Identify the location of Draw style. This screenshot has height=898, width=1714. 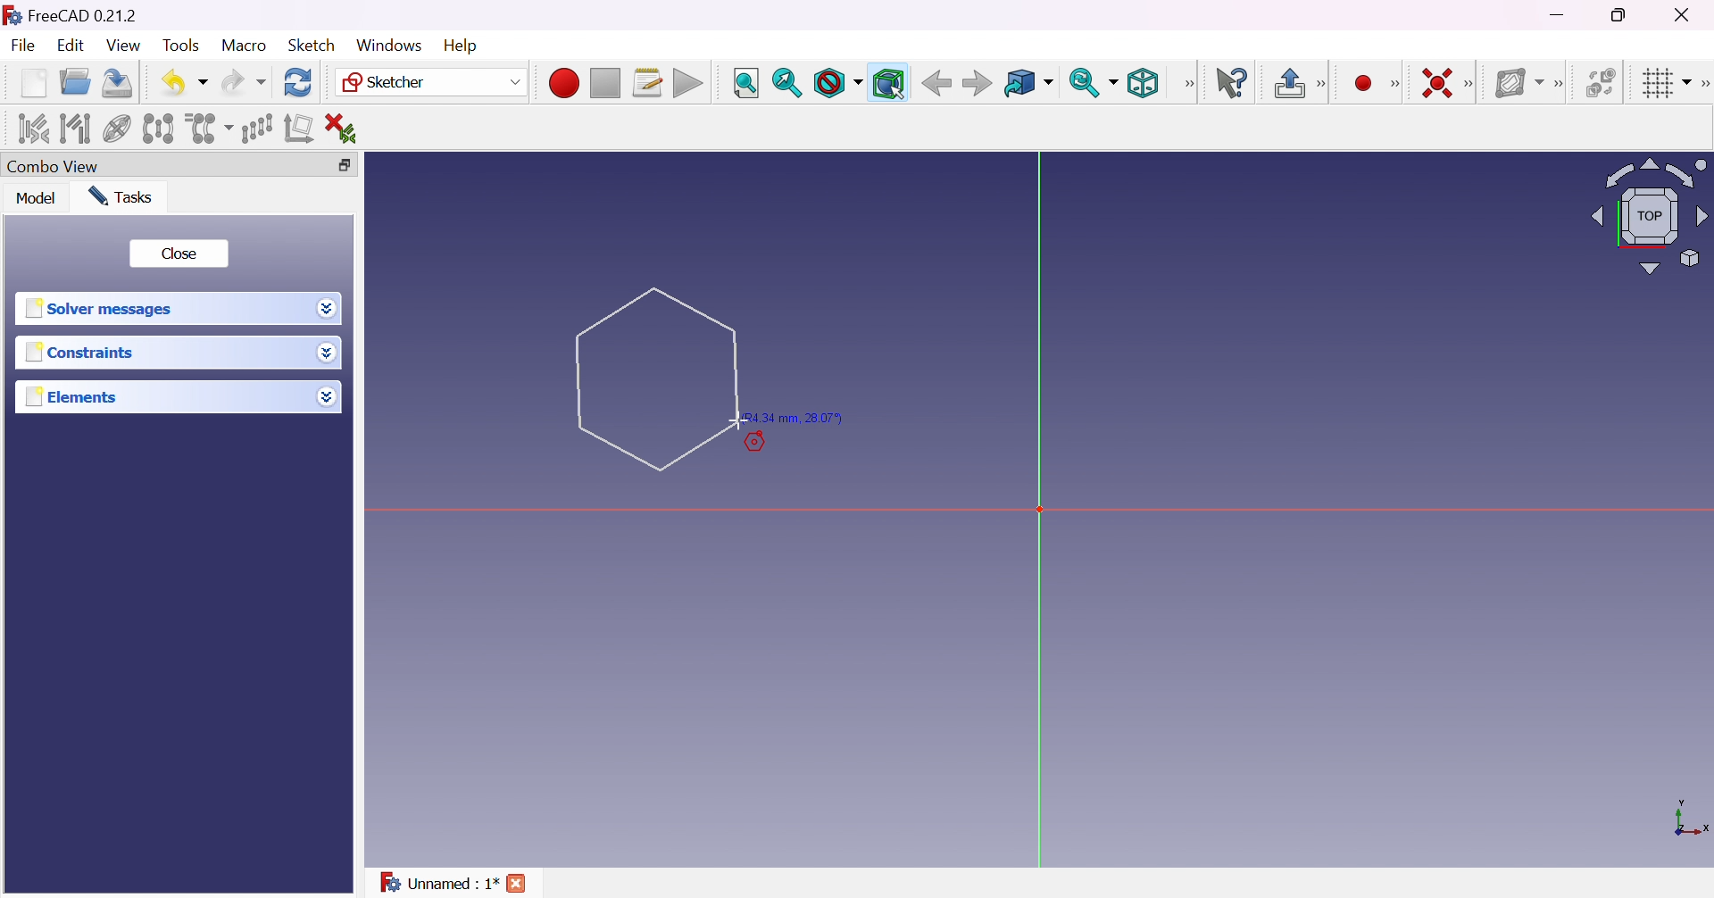
(836, 83).